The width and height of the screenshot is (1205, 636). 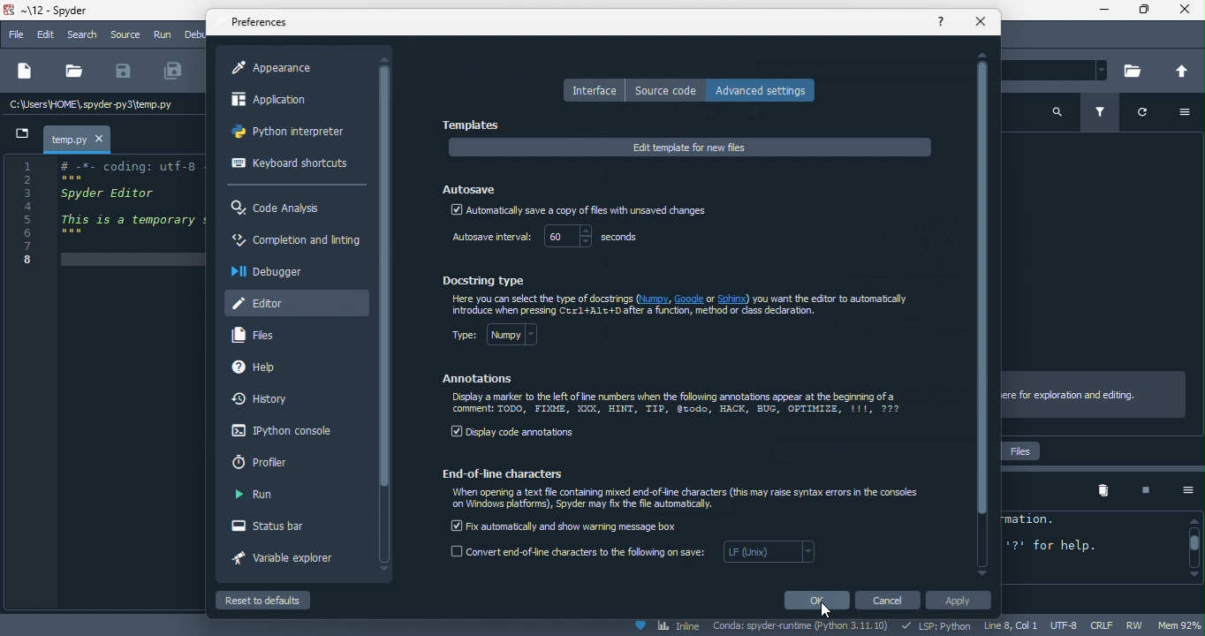 What do you see at coordinates (678, 405) in the screenshot?
I see `text annotations` at bounding box center [678, 405].